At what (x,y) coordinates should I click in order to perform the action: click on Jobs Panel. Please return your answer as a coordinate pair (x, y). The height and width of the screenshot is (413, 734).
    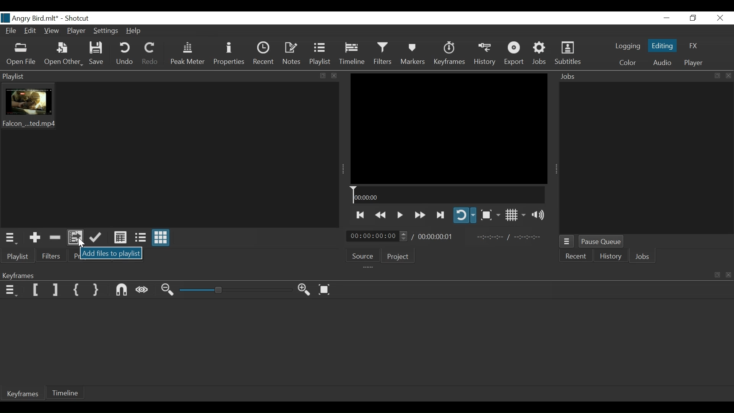
    Looking at the image, I should click on (645, 157).